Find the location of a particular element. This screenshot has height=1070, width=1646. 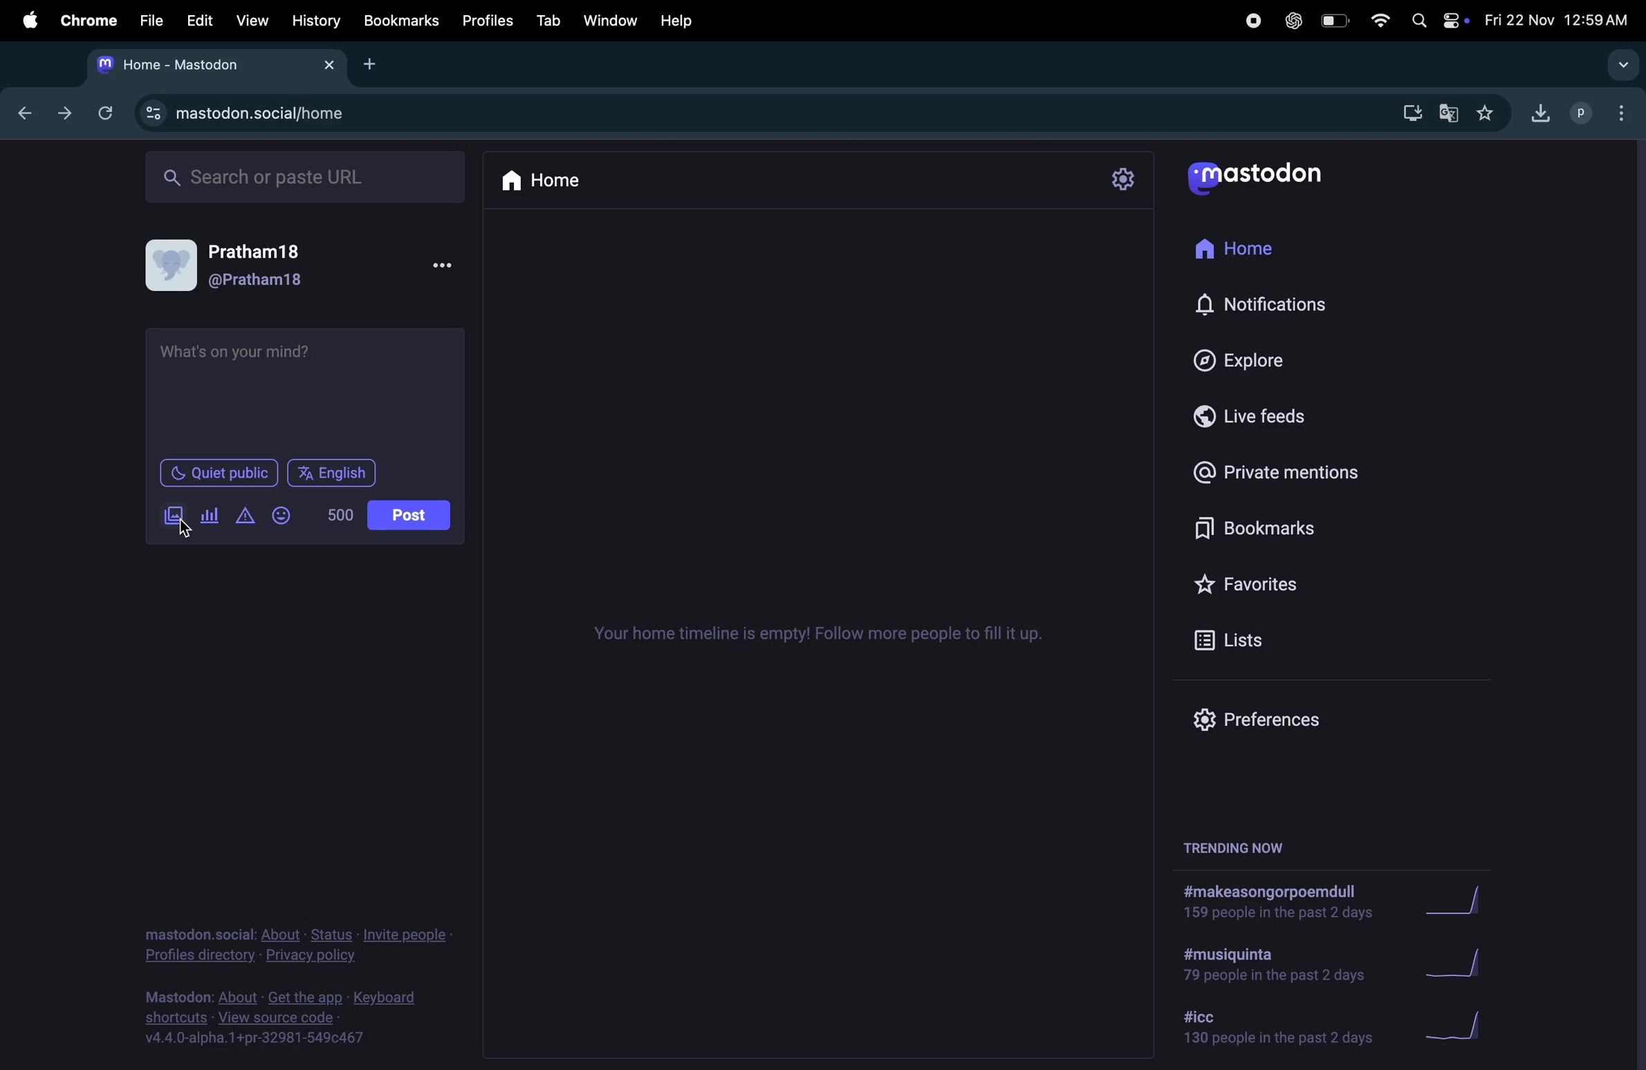

trending now is located at coordinates (1234, 850).